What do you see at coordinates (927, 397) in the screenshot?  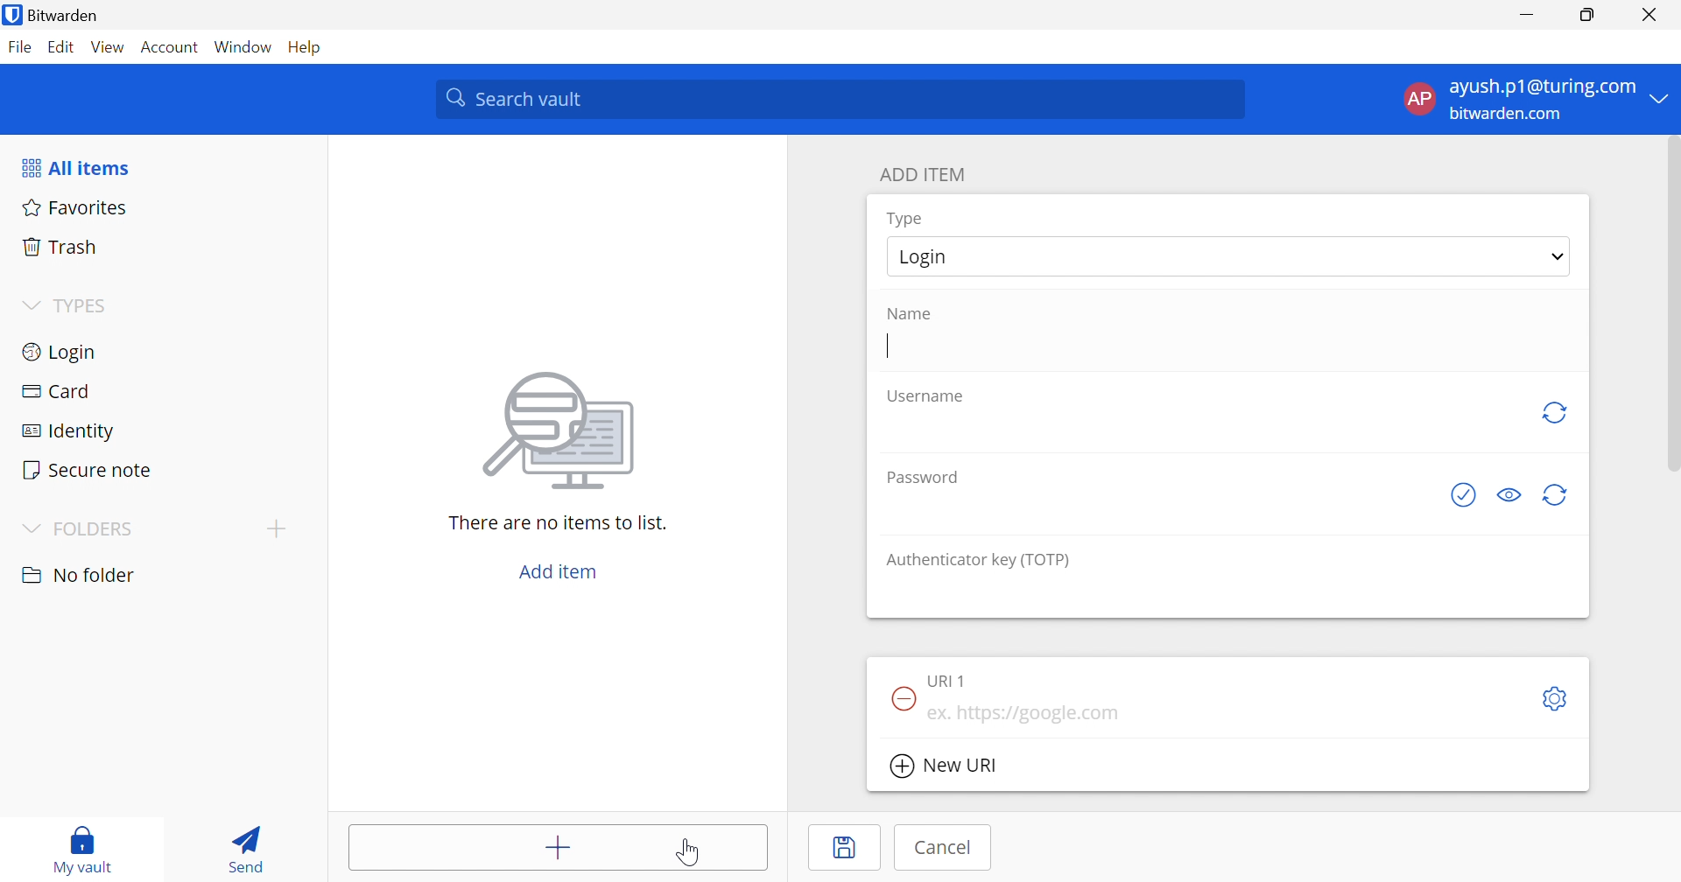 I see `Username` at bounding box center [927, 397].